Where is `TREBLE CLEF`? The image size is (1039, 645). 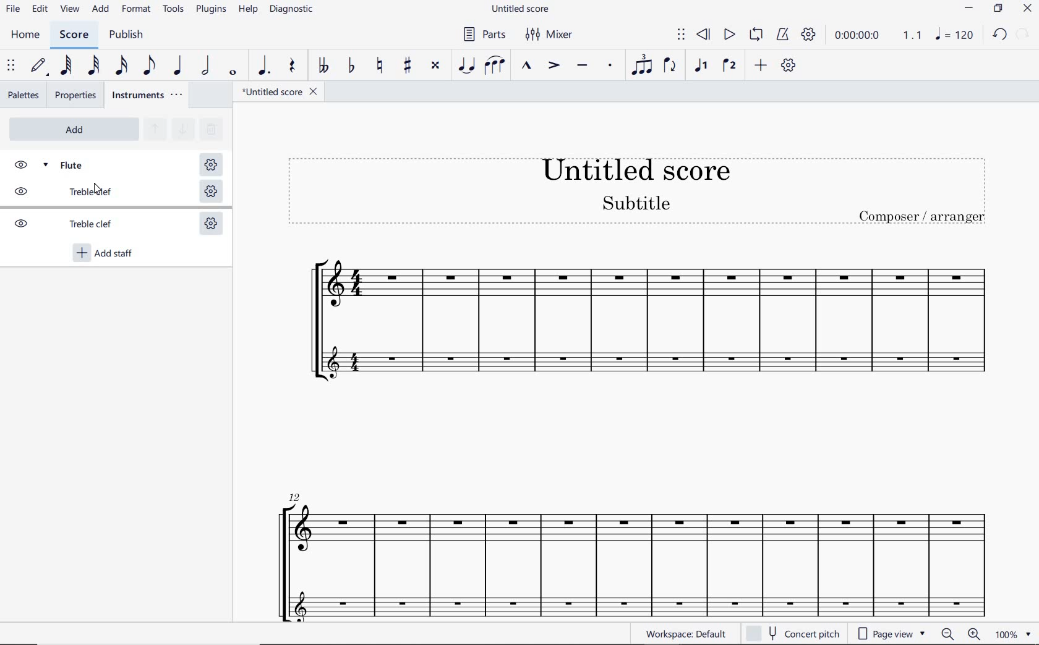 TREBLE CLEF is located at coordinates (76, 194).